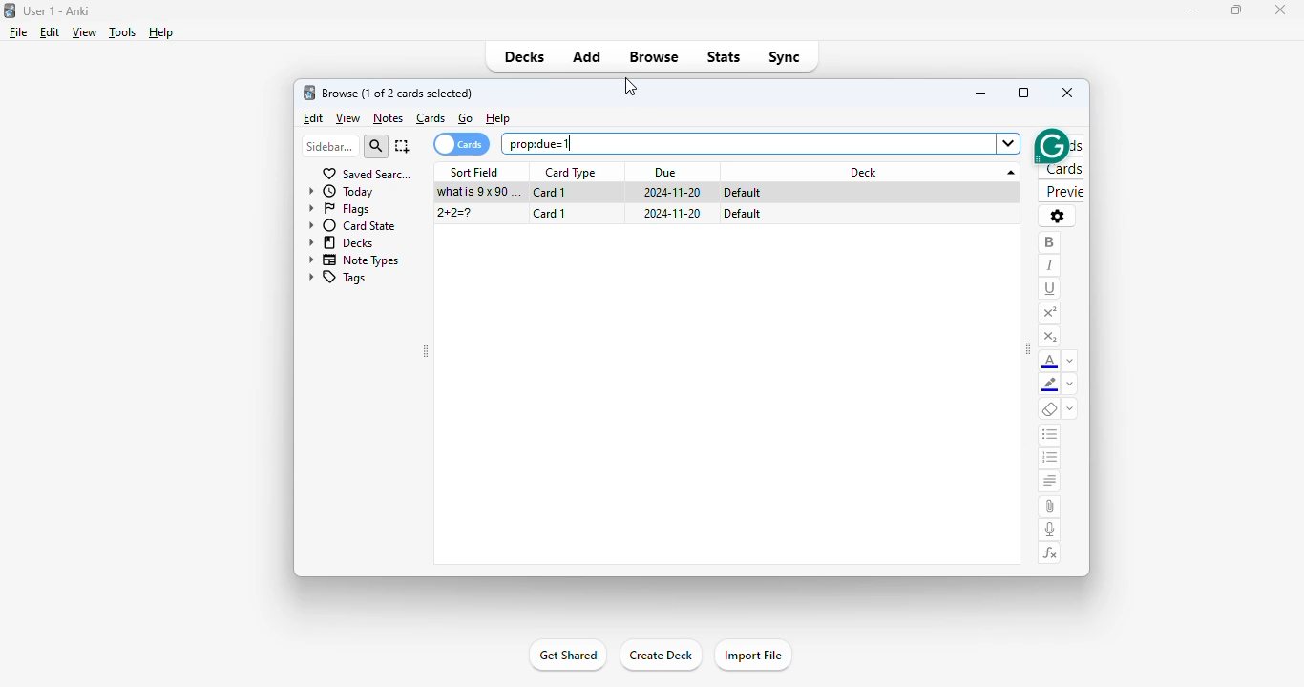 This screenshot has width=1304, height=687. I want to click on options, so click(1058, 217).